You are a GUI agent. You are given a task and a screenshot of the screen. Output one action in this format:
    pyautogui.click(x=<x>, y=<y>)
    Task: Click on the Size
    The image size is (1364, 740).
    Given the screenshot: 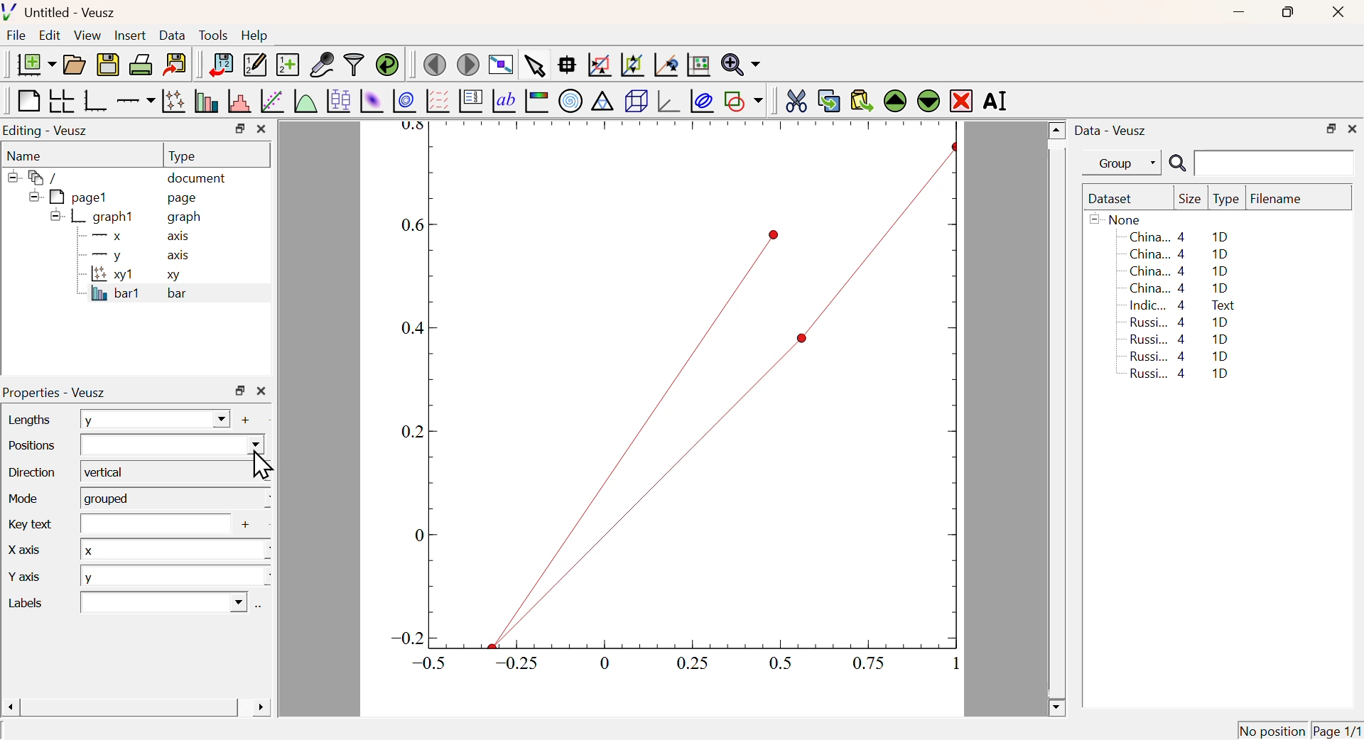 What is the action you would take?
    pyautogui.click(x=1190, y=200)
    